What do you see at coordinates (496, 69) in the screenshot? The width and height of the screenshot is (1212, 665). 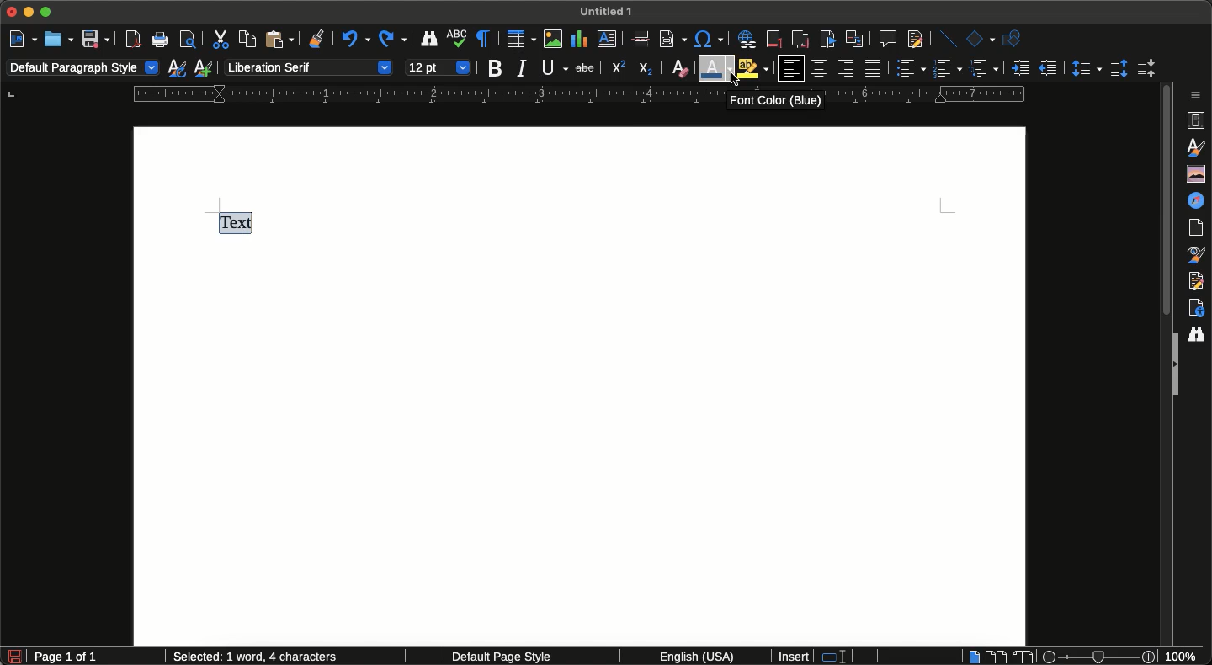 I see `Bold` at bounding box center [496, 69].